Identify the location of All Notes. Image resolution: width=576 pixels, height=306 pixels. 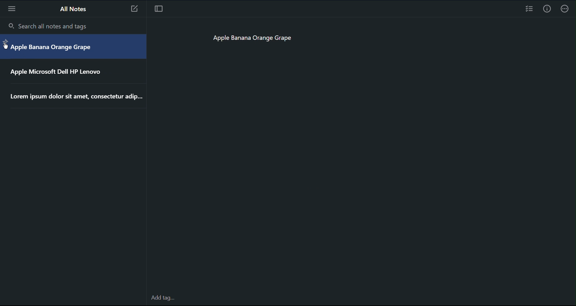
(74, 10).